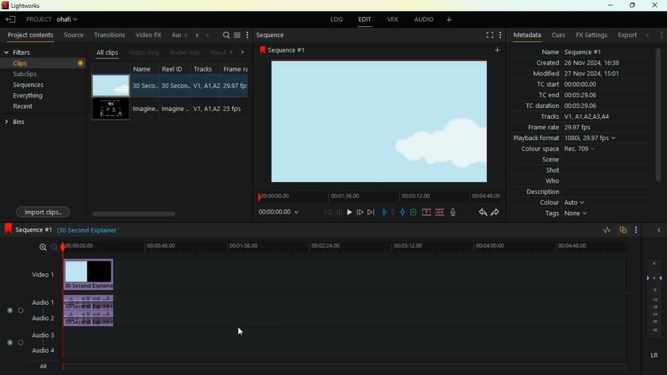  I want to click on timeline, so click(339, 367).